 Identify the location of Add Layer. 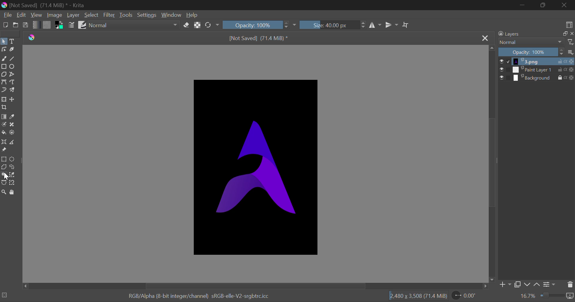
(505, 285).